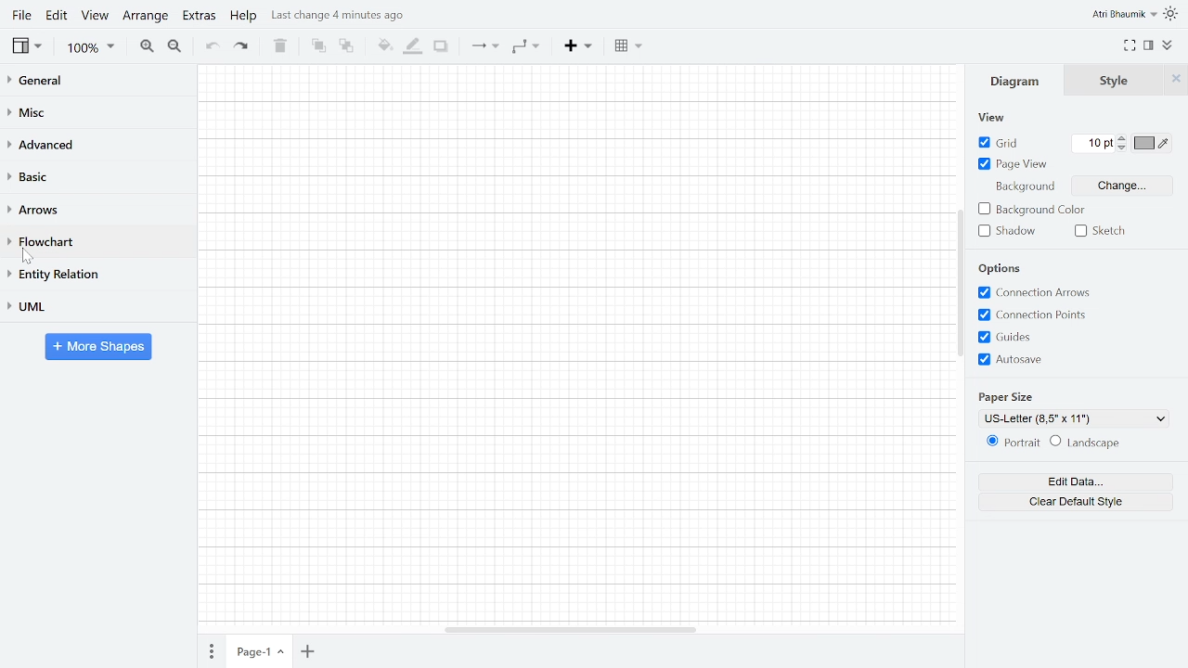 This screenshot has height=668, width=1188. What do you see at coordinates (90, 82) in the screenshot?
I see `General` at bounding box center [90, 82].